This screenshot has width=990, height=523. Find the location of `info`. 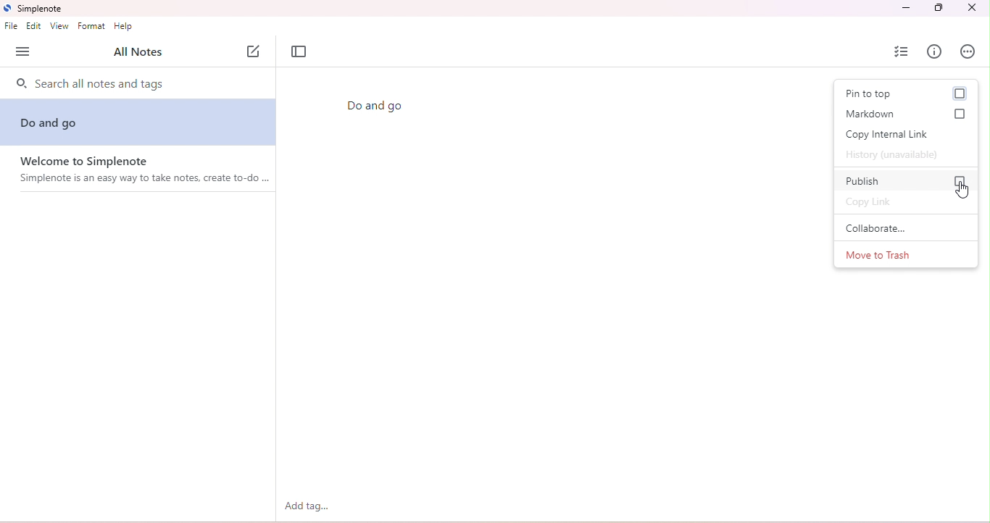

info is located at coordinates (937, 51).